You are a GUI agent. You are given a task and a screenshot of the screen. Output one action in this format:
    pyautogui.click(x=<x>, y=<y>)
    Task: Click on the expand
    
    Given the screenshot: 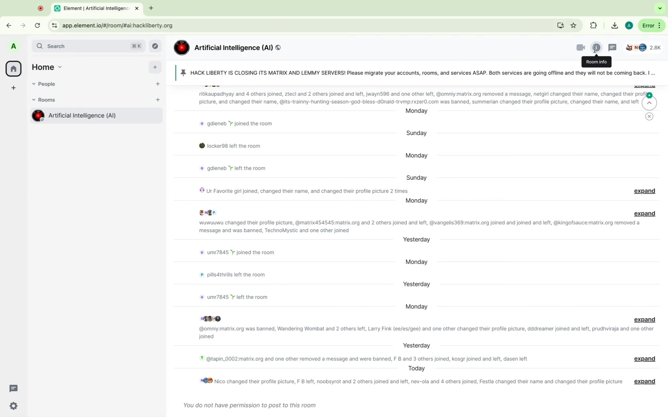 What is the action you would take?
    pyautogui.click(x=645, y=380)
    